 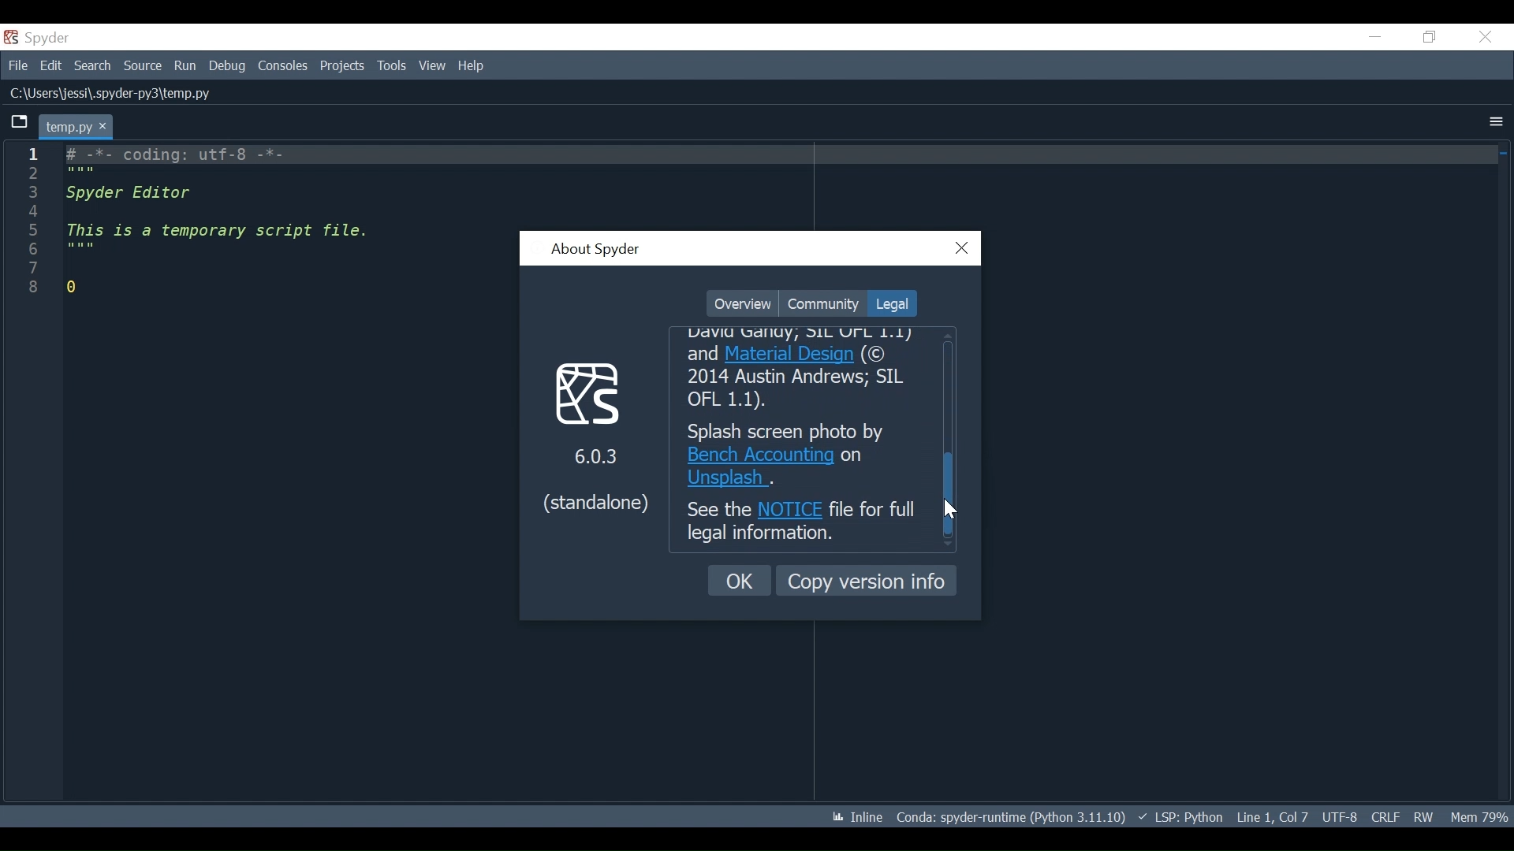 What do you see at coordinates (16, 64) in the screenshot?
I see `File` at bounding box center [16, 64].